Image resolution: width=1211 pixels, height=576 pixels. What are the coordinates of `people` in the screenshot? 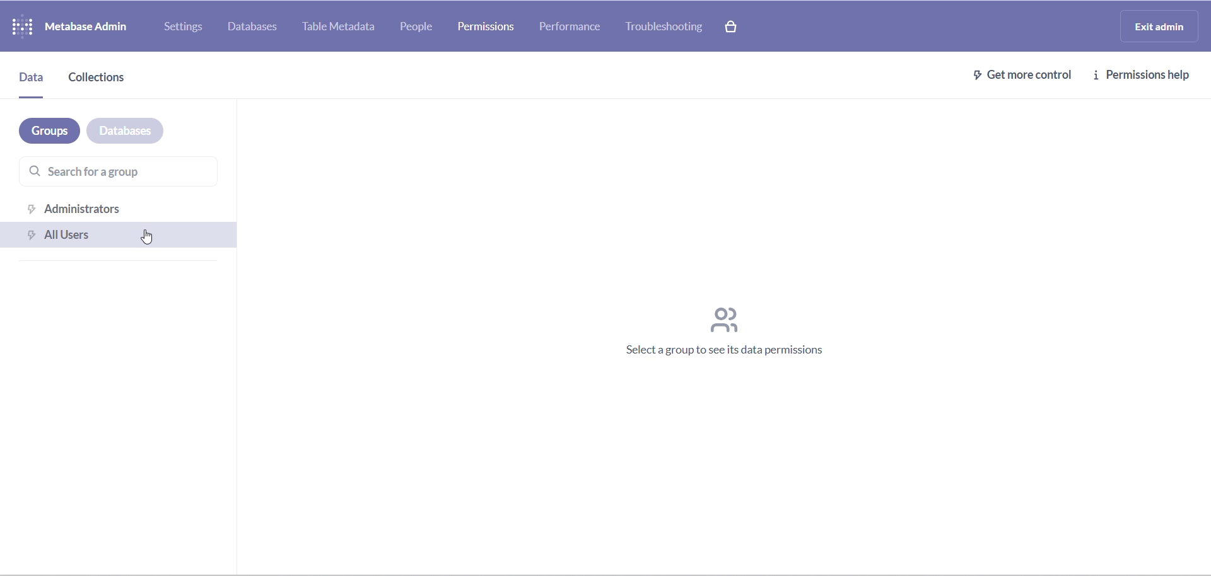 It's located at (425, 28).